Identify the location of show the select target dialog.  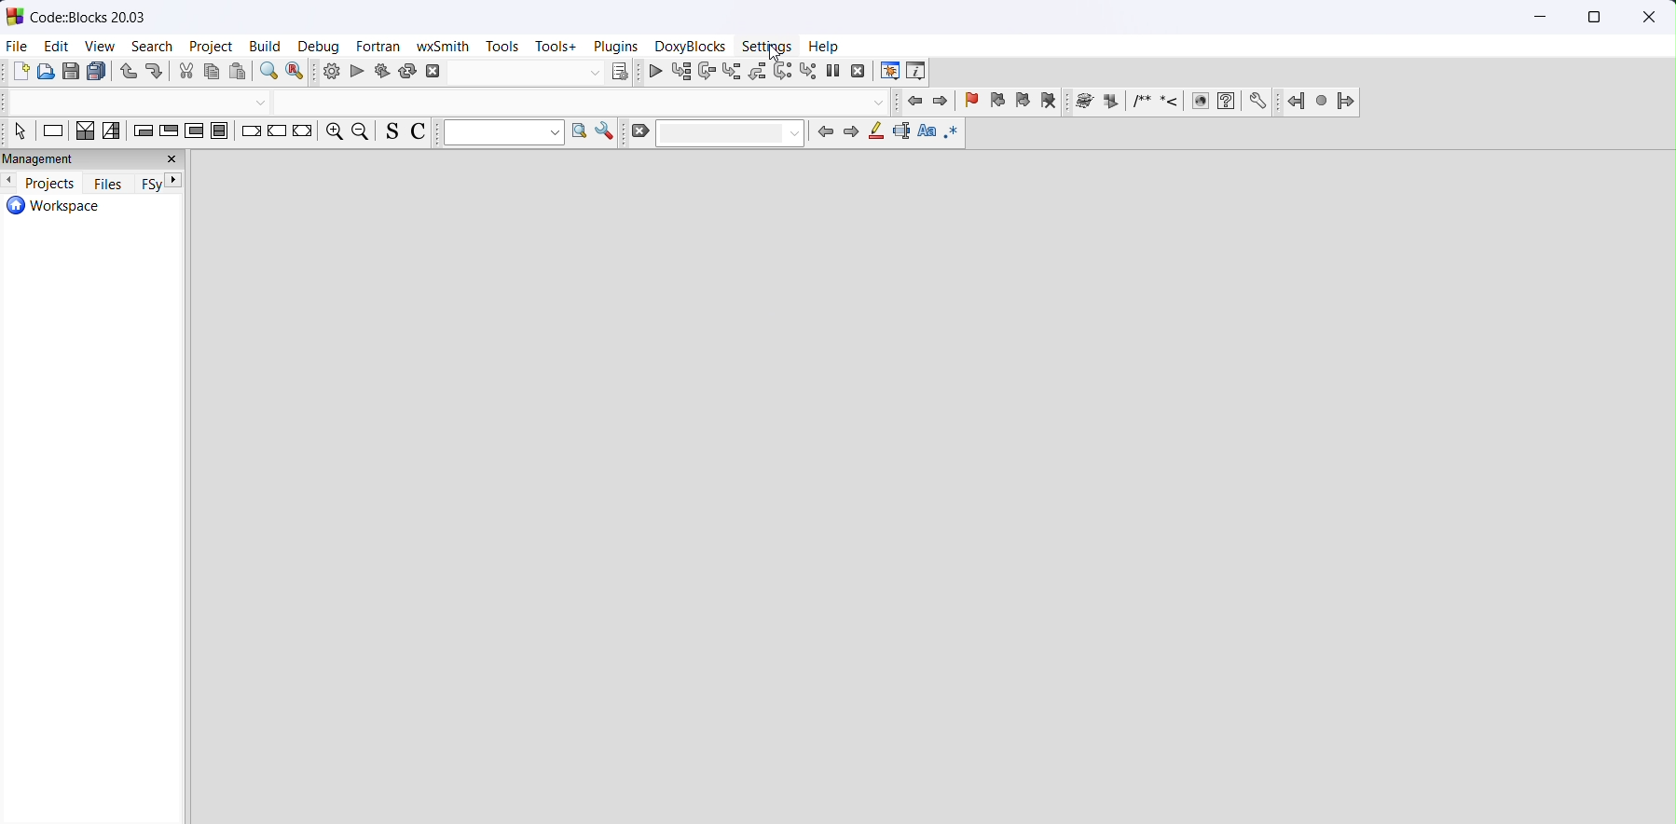
(619, 73).